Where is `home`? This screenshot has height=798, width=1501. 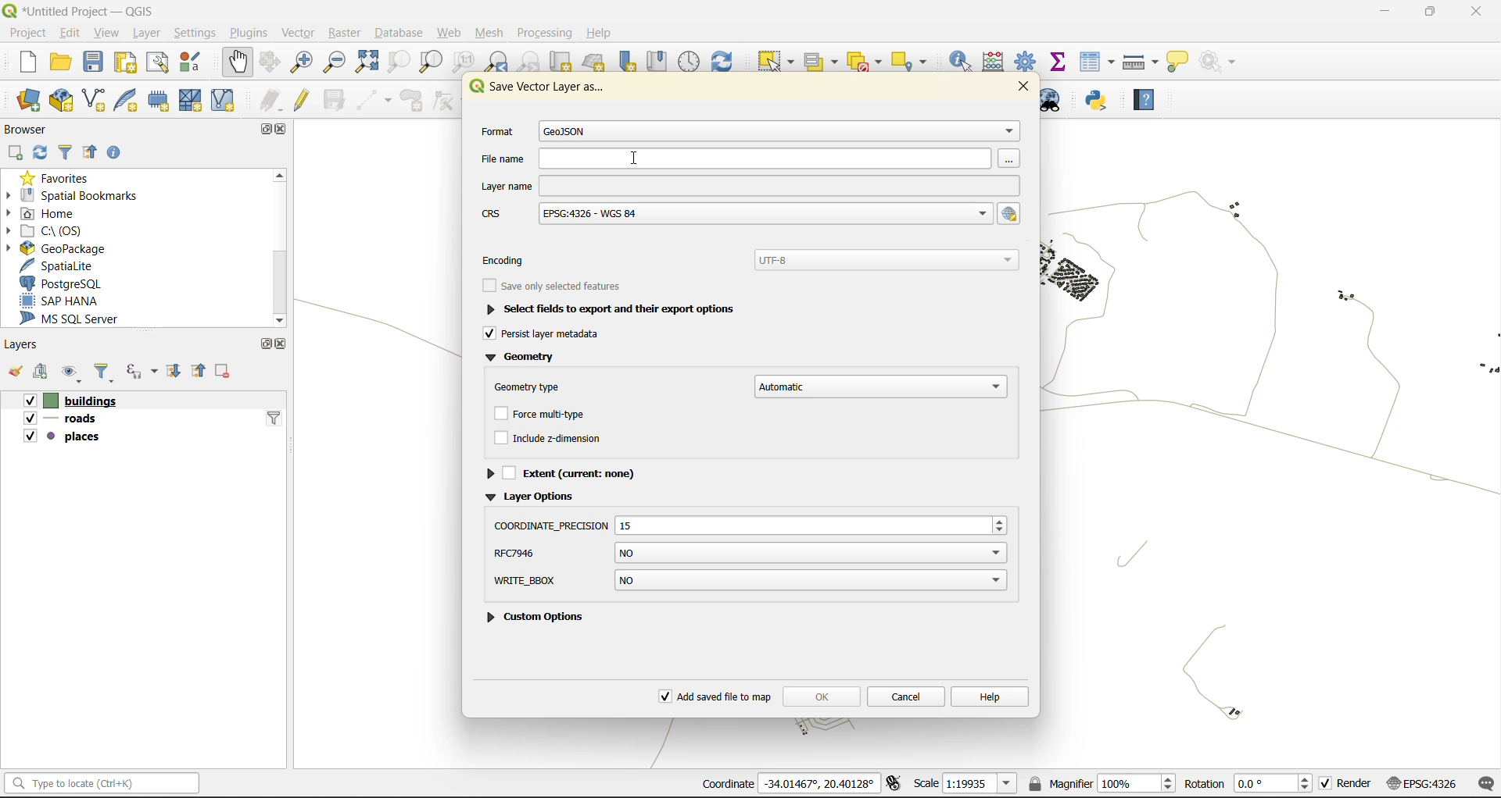
home is located at coordinates (46, 214).